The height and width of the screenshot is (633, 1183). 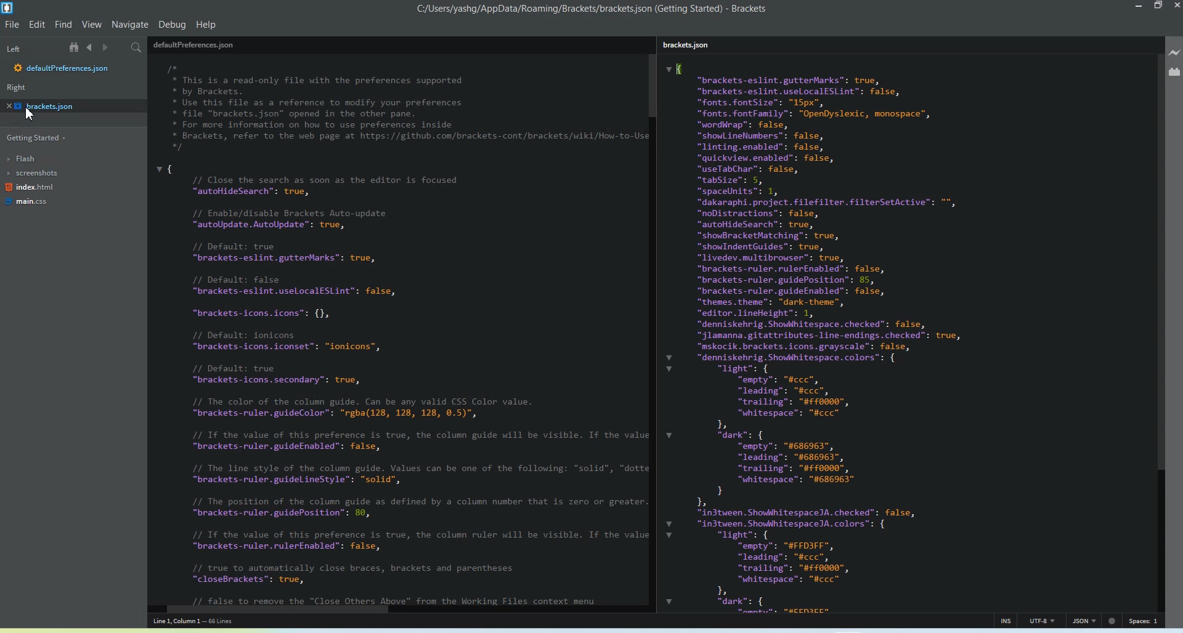 I want to click on Live Preview, so click(x=1174, y=53).